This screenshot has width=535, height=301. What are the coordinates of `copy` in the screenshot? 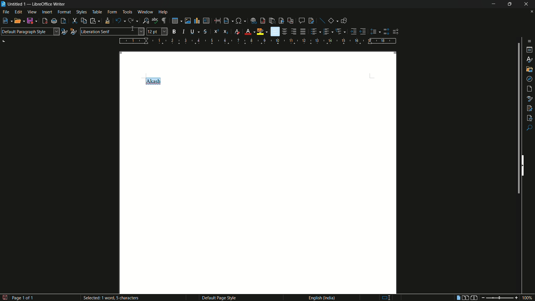 It's located at (84, 21).